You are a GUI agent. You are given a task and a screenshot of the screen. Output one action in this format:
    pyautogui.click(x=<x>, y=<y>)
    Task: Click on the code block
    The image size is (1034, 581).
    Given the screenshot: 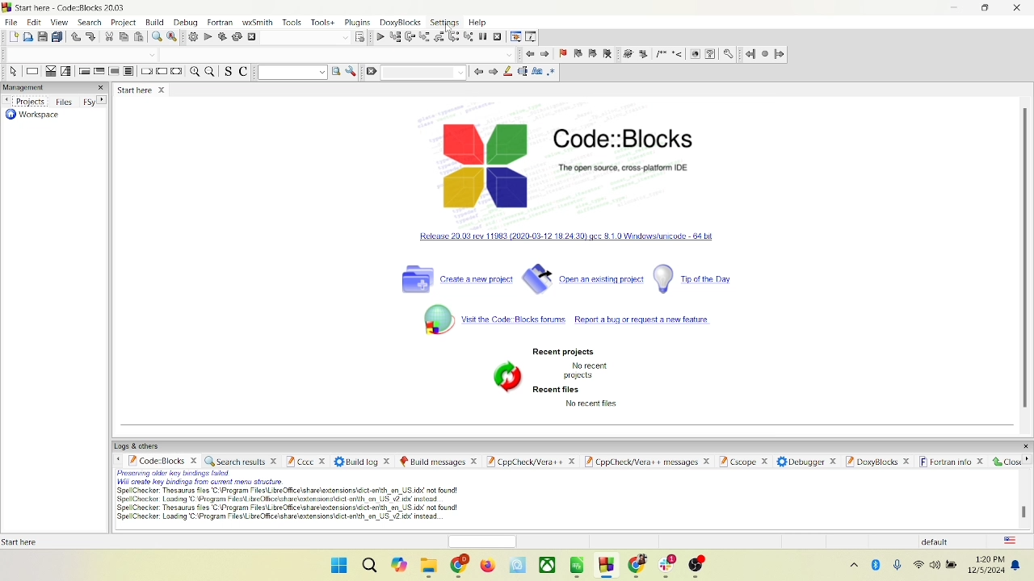 What is the action you would take?
    pyautogui.click(x=158, y=460)
    